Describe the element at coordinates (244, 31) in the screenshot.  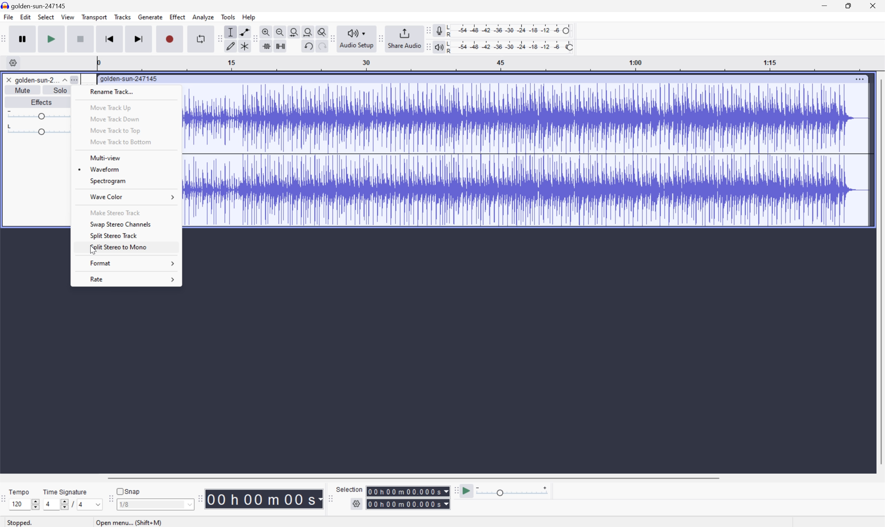
I see `Envelope tool` at that location.